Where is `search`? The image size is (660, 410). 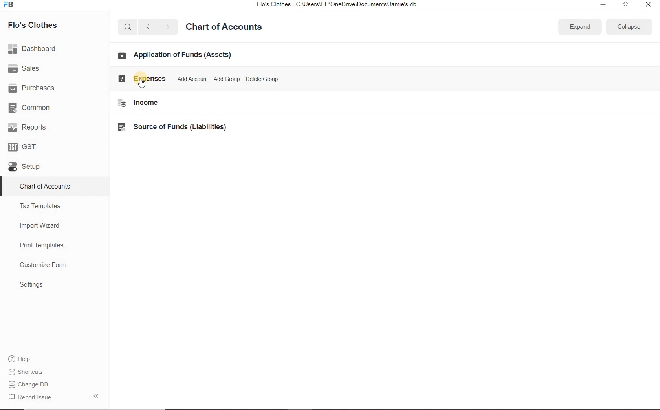
search is located at coordinates (126, 27).